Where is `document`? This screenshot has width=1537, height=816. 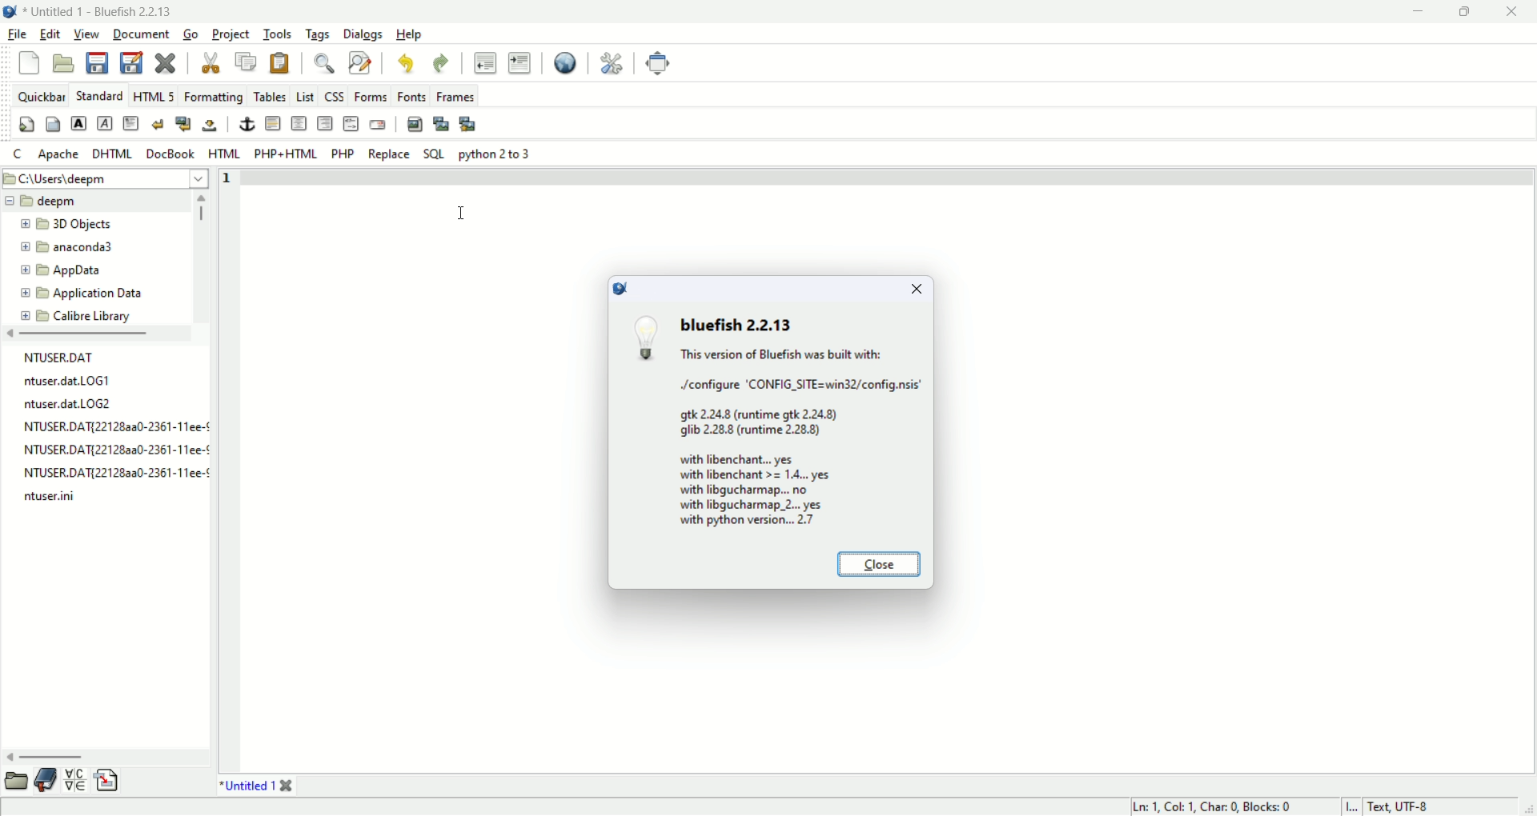
document is located at coordinates (141, 36).